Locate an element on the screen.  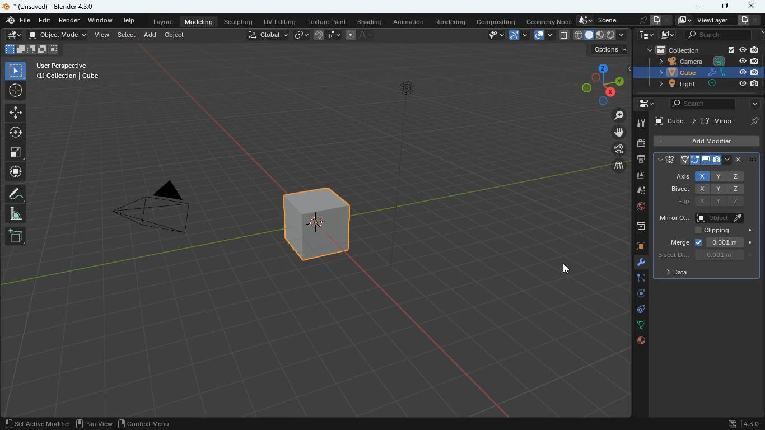
select is located at coordinates (128, 35).